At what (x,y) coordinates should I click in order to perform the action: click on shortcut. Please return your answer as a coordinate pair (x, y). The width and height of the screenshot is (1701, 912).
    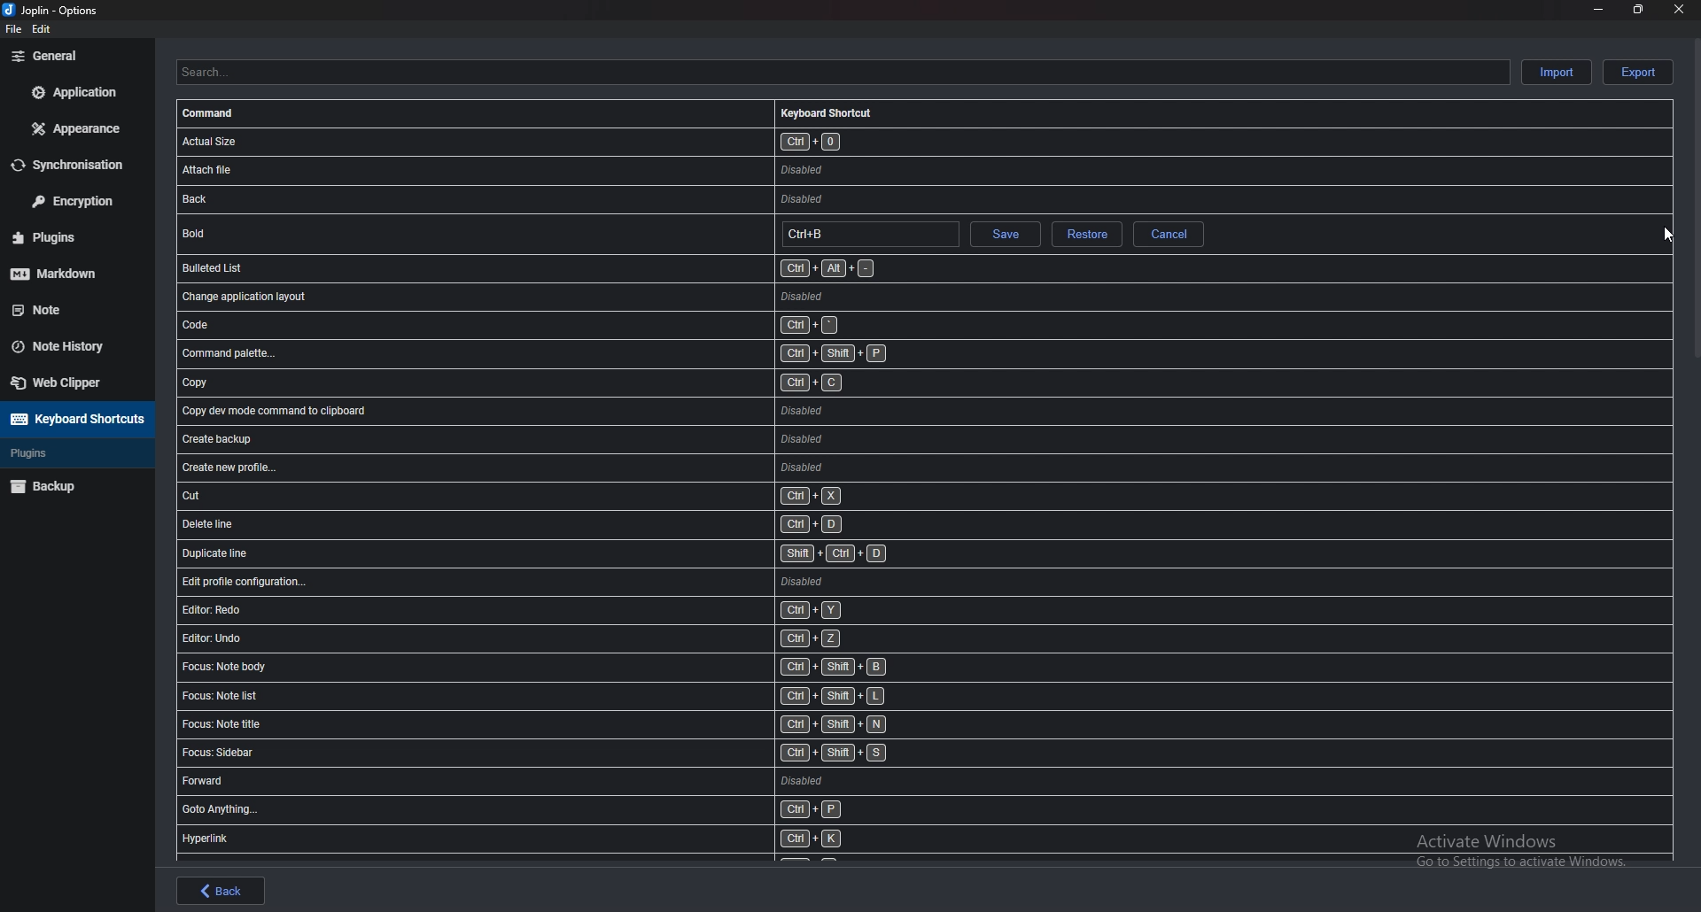
    Looking at the image, I should click on (592, 584).